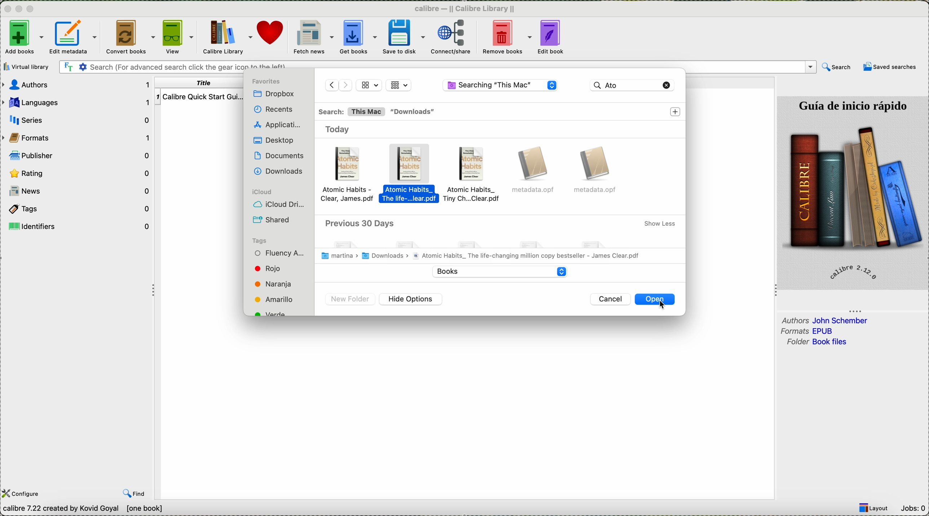 The height and width of the screenshot is (516, 929). I want to click on file, so click(474, 176).